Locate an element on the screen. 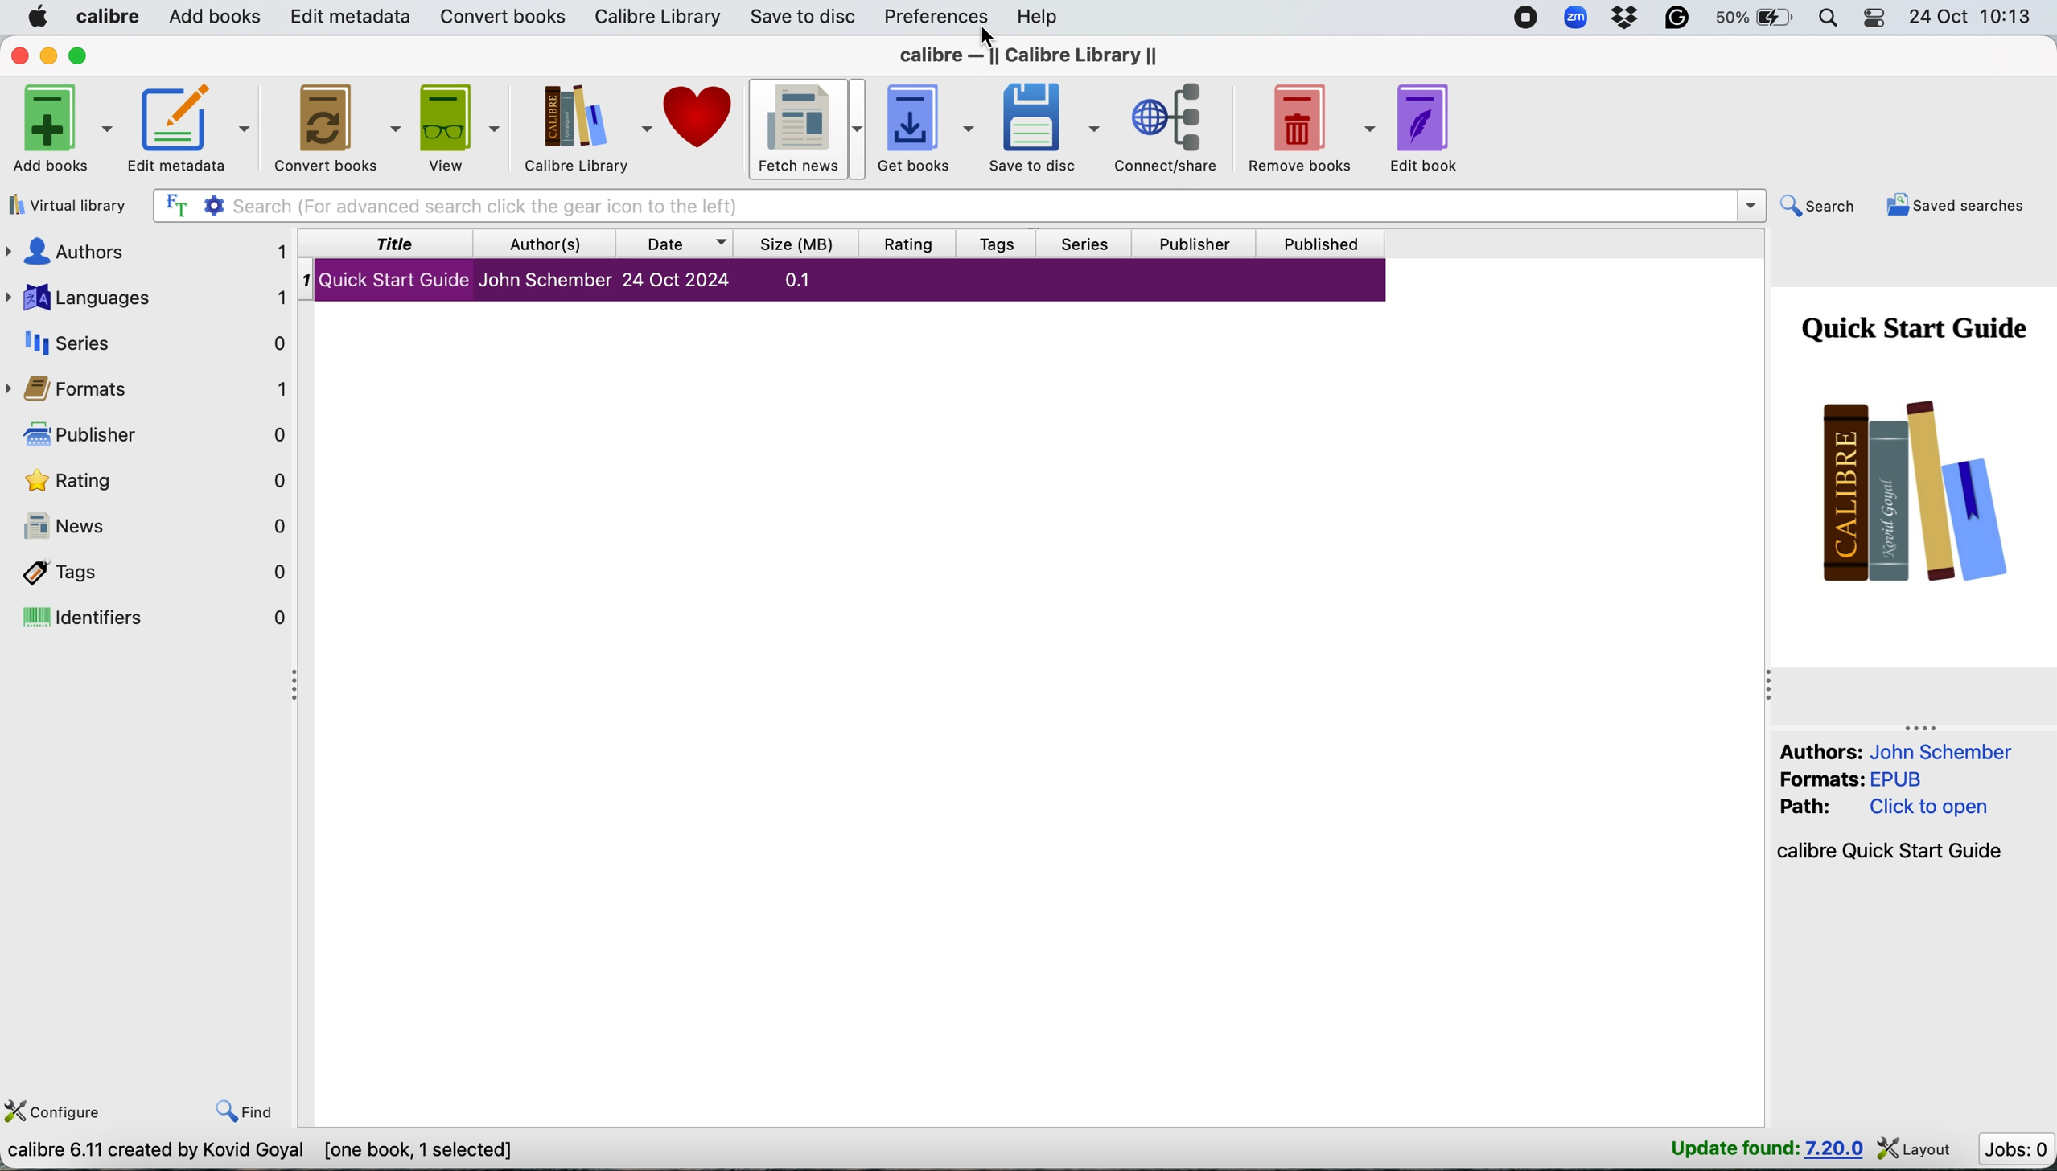 Image resolution: width=2057 pixels, height=1171 pixels. virtual library is located at coordinates (72, 207).